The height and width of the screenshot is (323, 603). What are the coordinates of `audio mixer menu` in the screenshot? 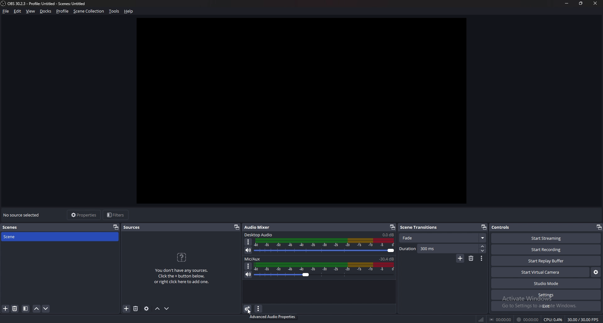 It's located at (258, 309).